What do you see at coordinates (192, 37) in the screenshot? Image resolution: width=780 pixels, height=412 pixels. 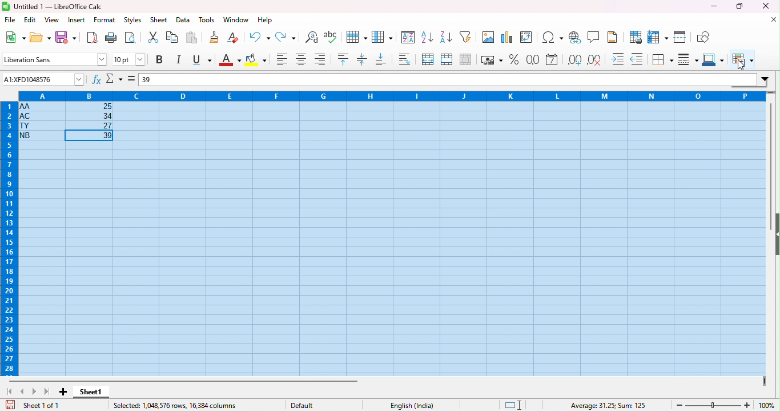 I see `paste` at bounding box center [192, 37].